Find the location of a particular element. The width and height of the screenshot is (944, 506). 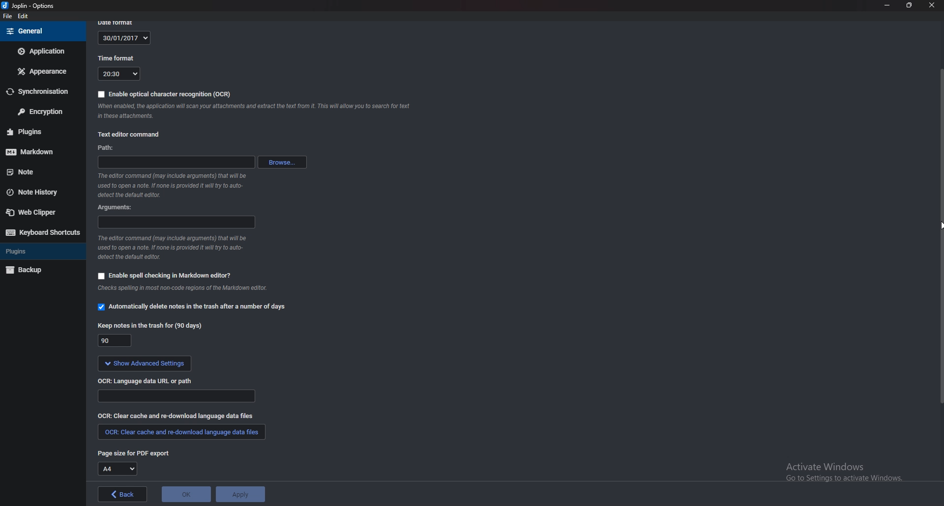

show advanced settings is located at coordinates (144, 365).